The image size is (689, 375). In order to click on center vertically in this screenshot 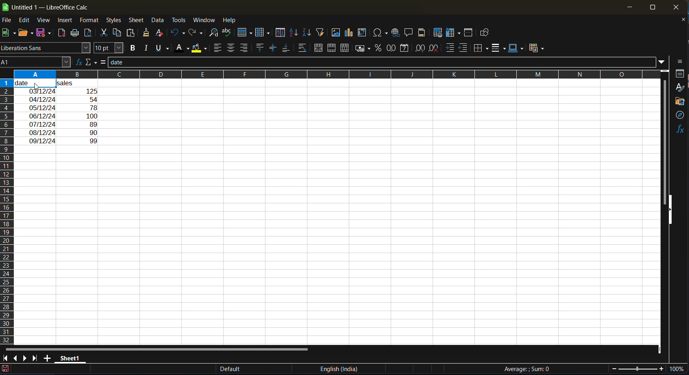, I will do `click(273, 48)`.